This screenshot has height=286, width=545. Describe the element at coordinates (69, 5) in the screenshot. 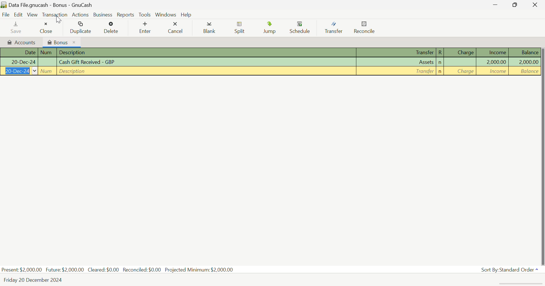

I see `Data File.gnucash - Bonus - GnuCash` at that location.